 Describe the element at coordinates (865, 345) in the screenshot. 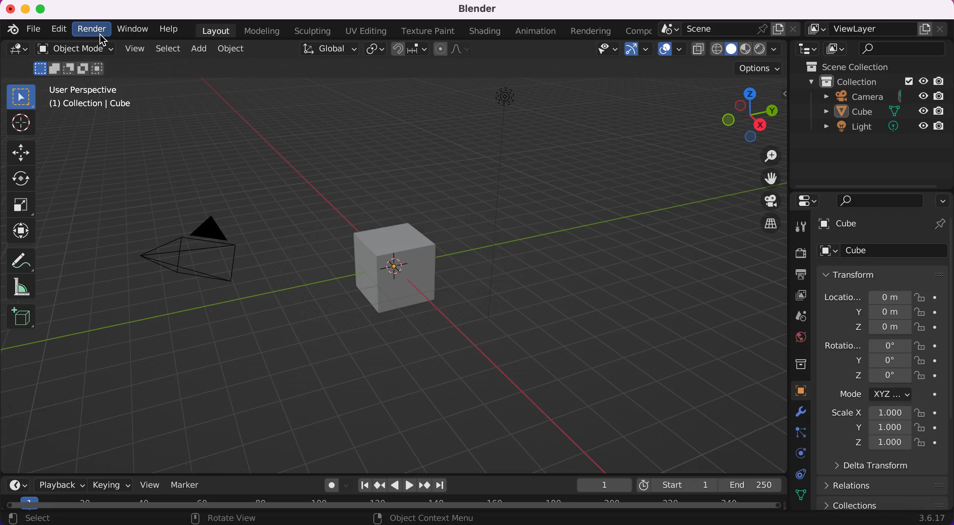

I see `rotatio... 0` at that location.